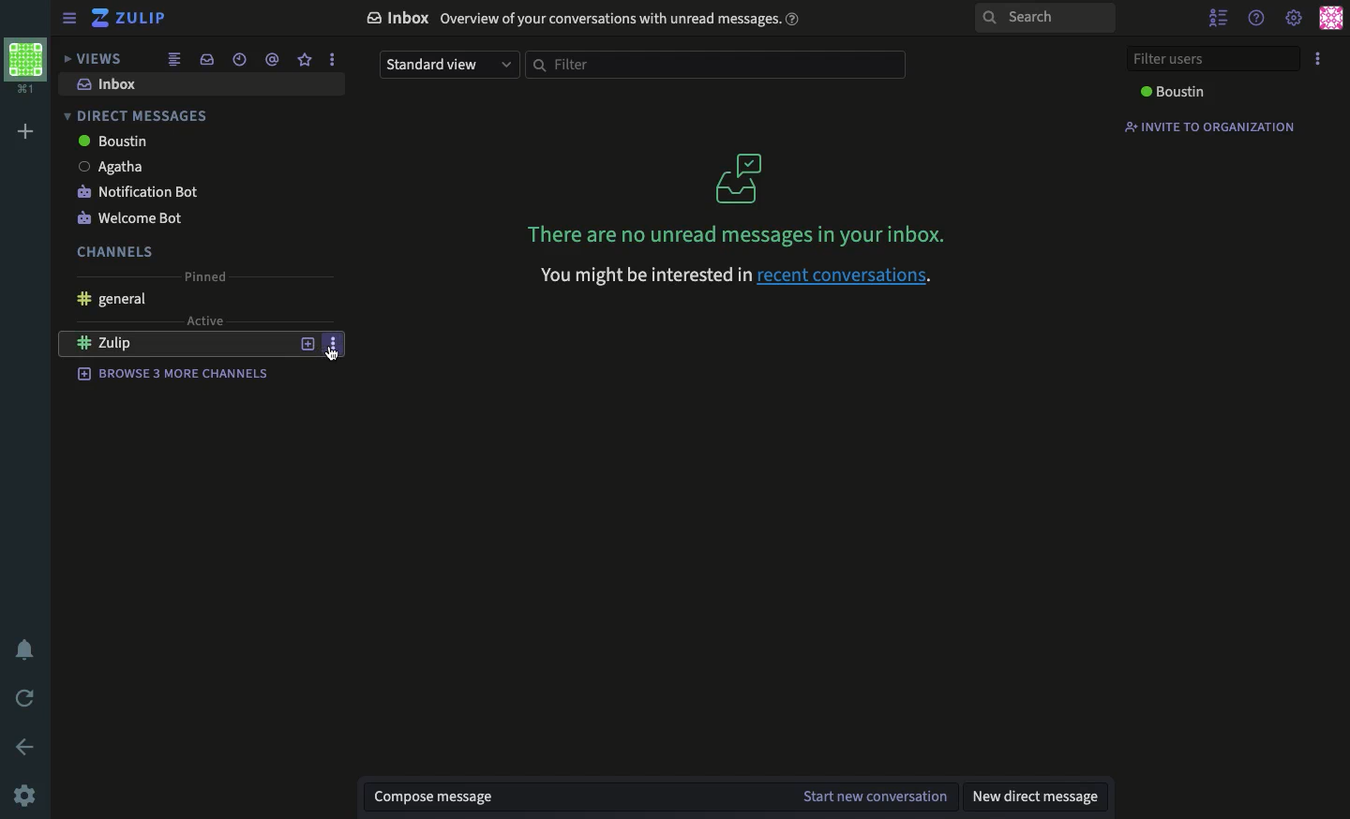 The image size is (1350, 819). I want to click on channels, so click(116, 253).